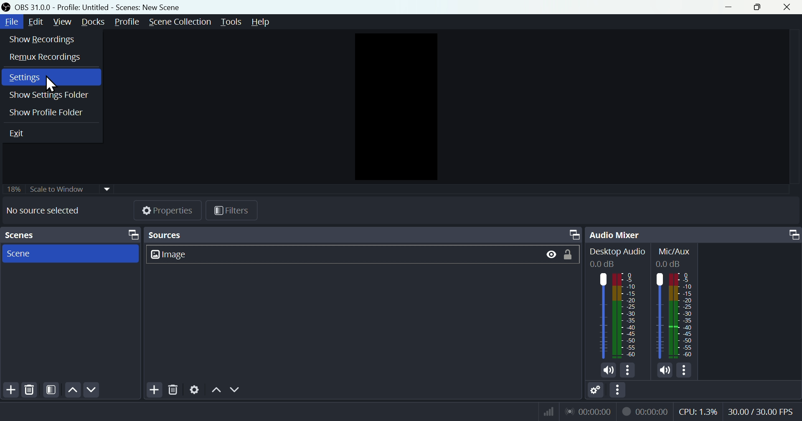 This screenshot has height=421, width=802. Describe the element at coordinates (618, 314) in the screenshot. I see `Audio bar` at that location.